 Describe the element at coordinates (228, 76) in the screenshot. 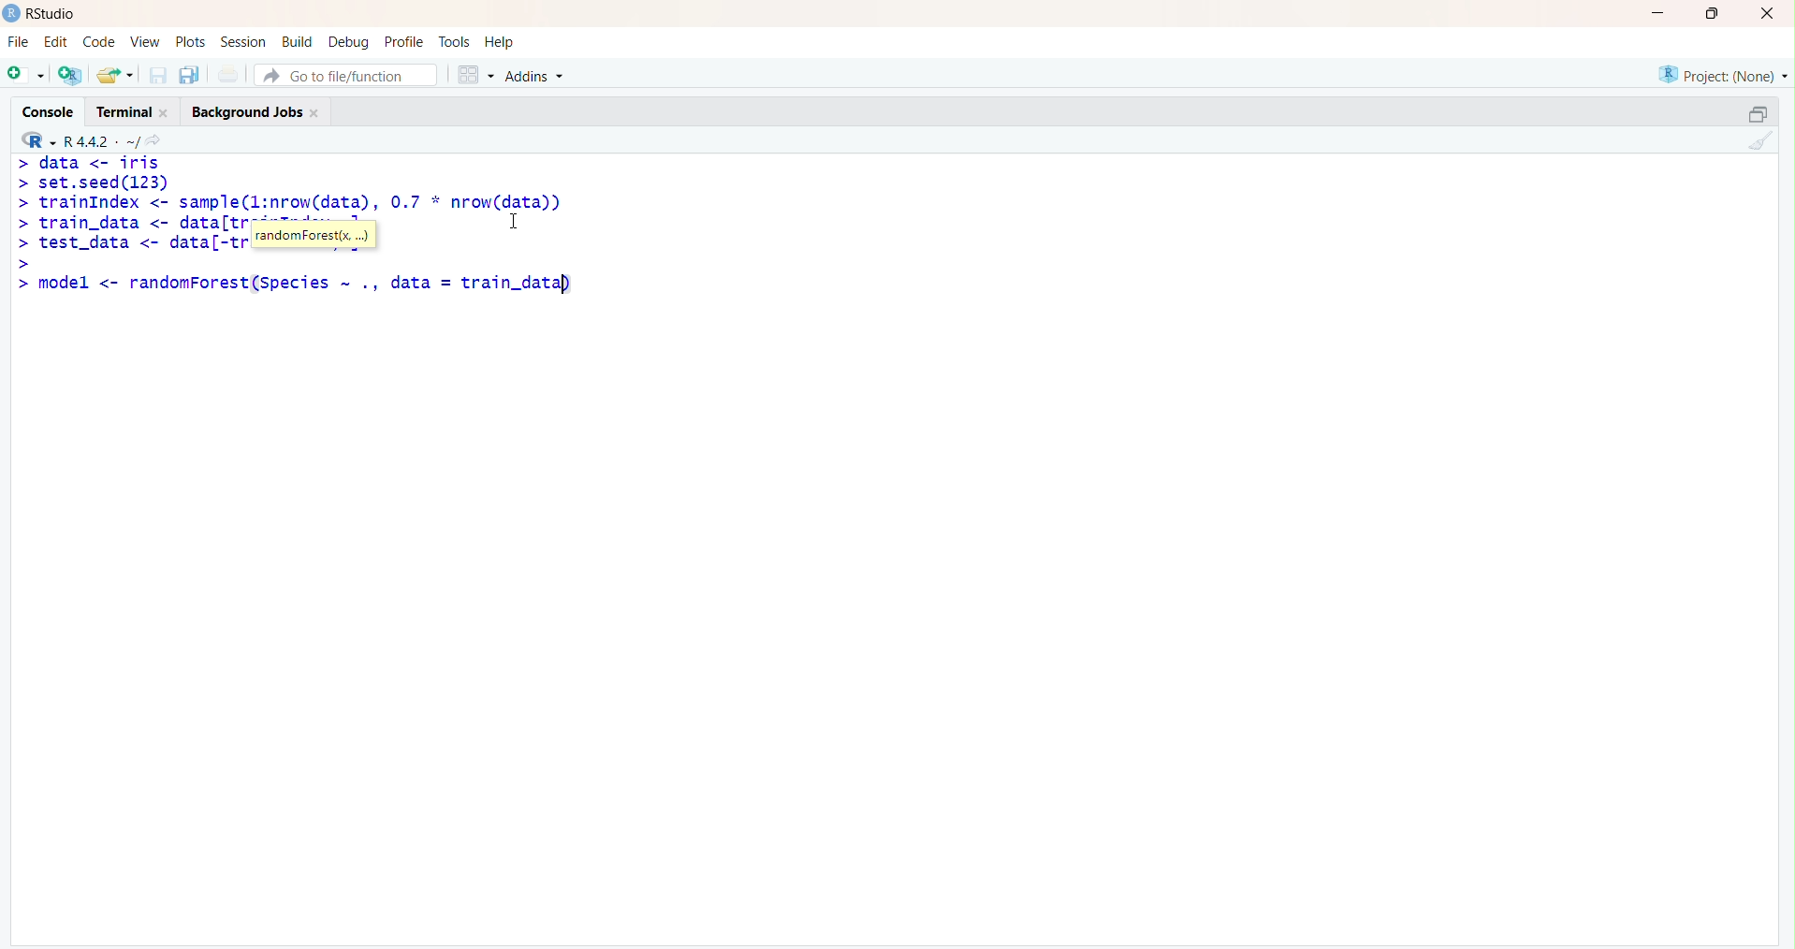

I see `Print the current file` at that location.